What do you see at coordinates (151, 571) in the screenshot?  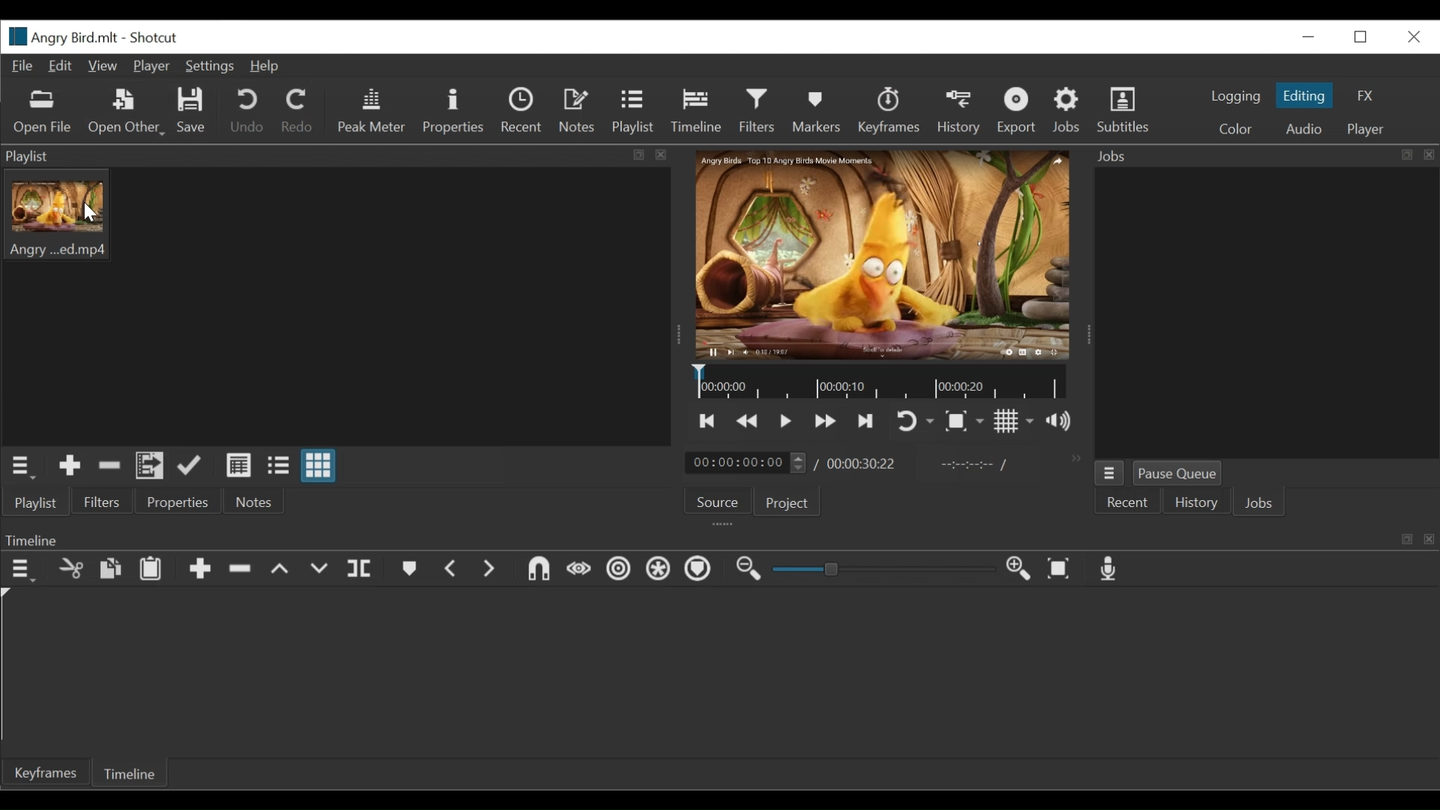 I see `Paste` at bounding box center [151, 571].